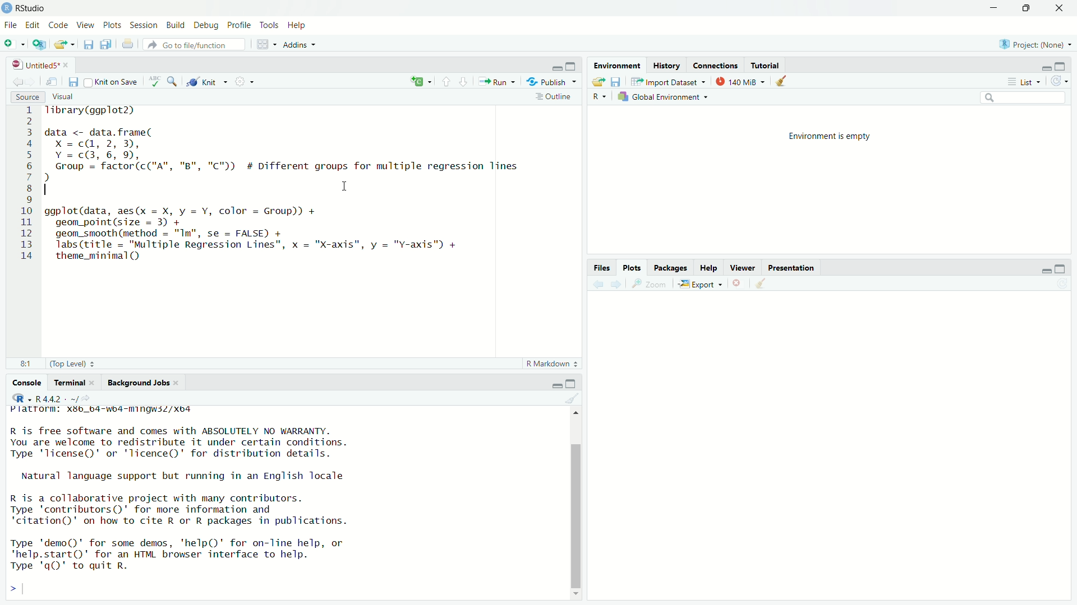 The height and width of the screenshot is (605, 1077). I want to click on View, so click(85, 26).